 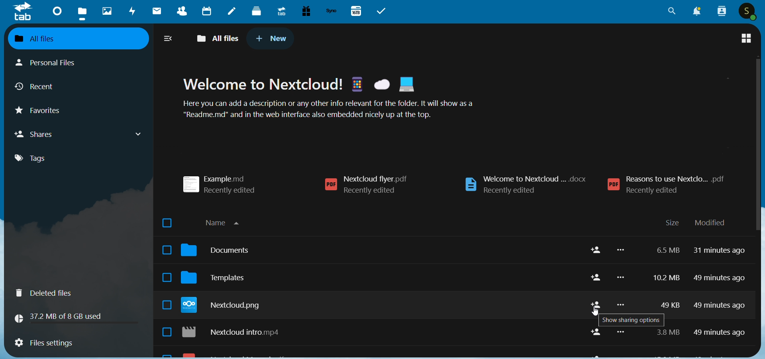 I want to click on all files, so click(x=220, y=37).